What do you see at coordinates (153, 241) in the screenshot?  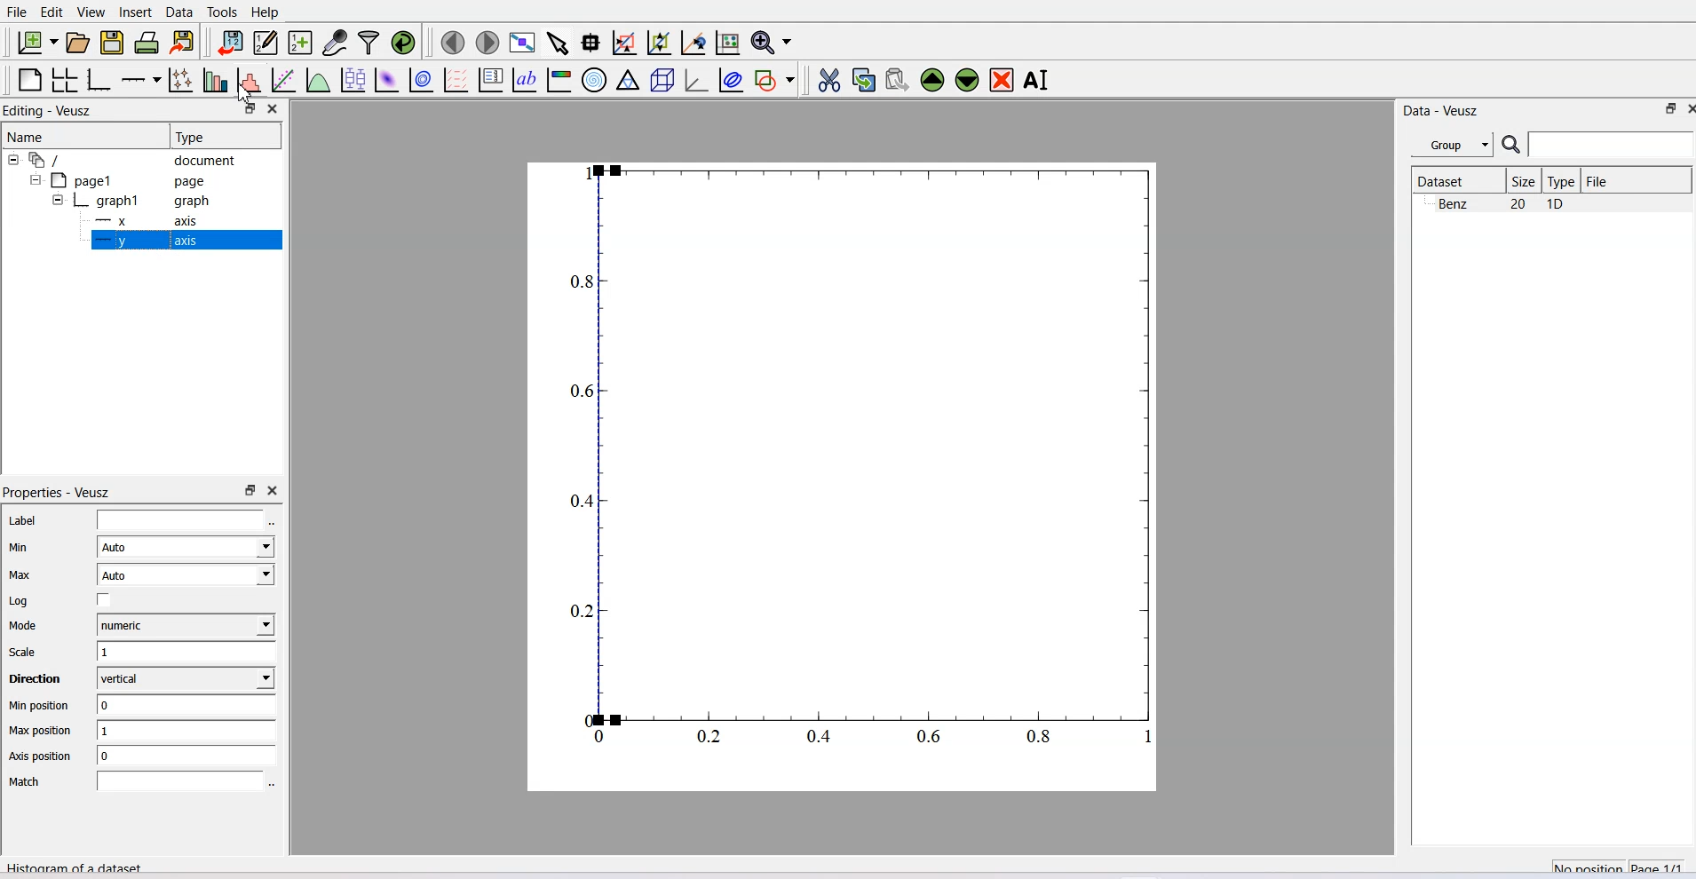 I see `Y Axis` at bounding box center [153, 241].